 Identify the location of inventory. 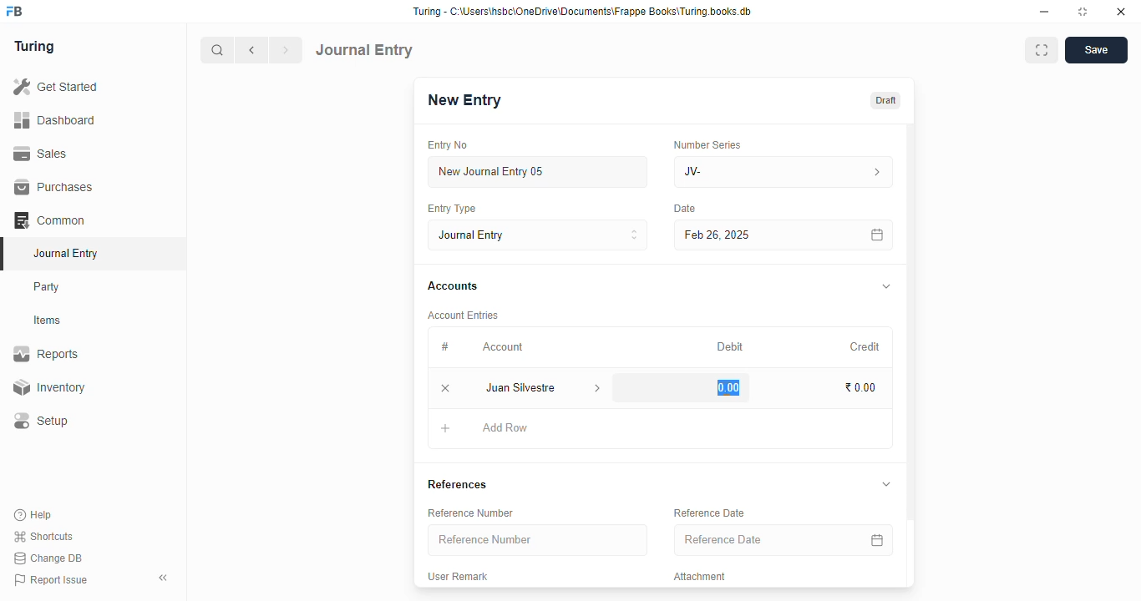
(48, 387).